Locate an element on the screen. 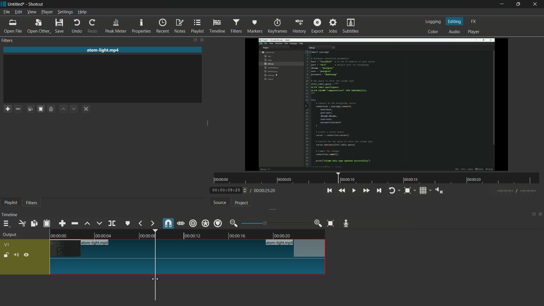 This screenshot has height=306, width=544. copy checked filters is located at coordinates (31, 109).